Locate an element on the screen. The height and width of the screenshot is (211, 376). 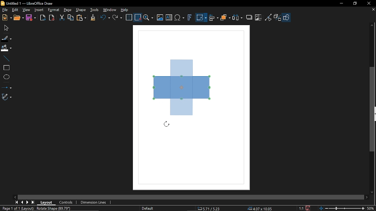
Insert text is located at coordinates (169, 18).